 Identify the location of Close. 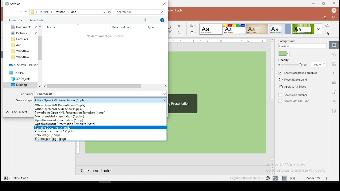
(334, 3).